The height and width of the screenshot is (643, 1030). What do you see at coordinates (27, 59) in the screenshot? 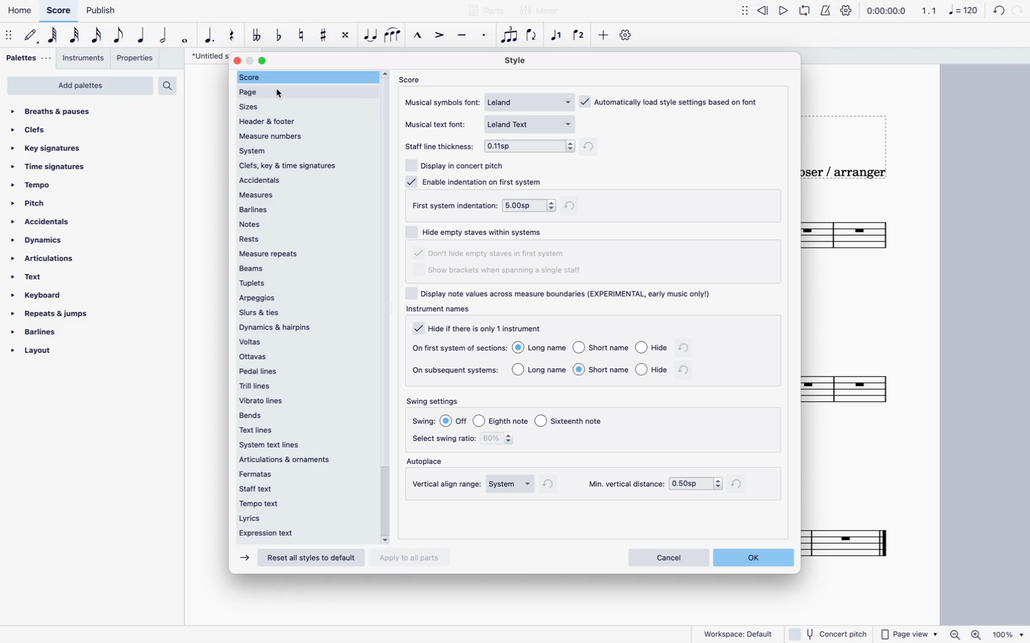
I see `palettes` at bounding box center [27, 59].